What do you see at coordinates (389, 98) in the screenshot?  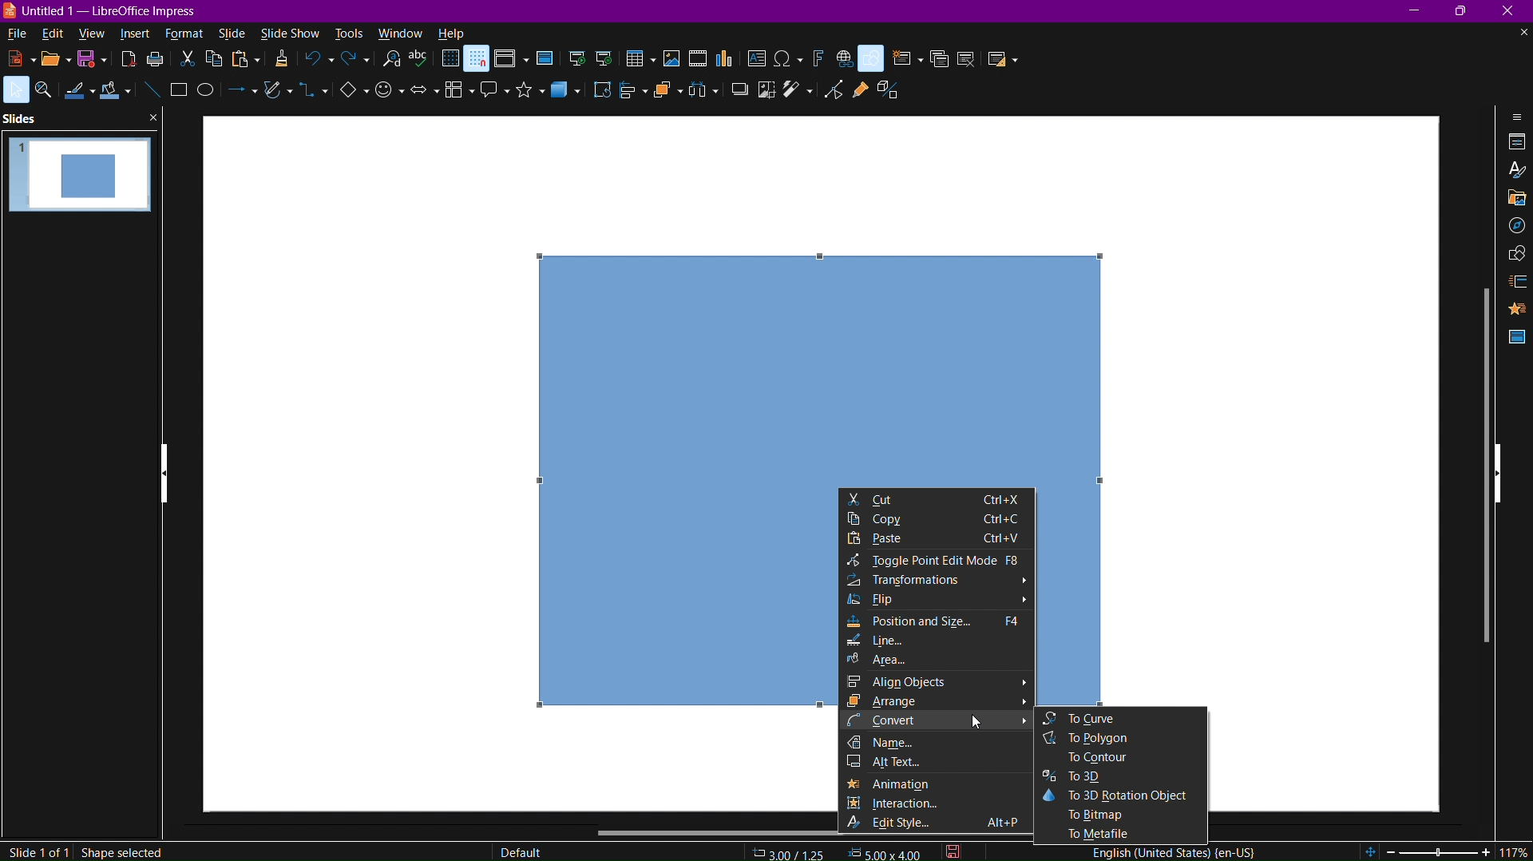 I see `Symbol Shapes` at bounding box center [389, 98].